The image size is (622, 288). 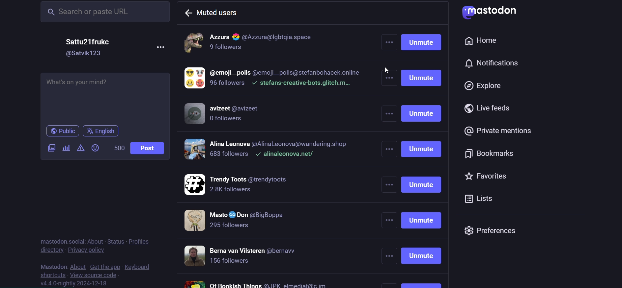 I want to click on preferences, so click(x=496, y=230).